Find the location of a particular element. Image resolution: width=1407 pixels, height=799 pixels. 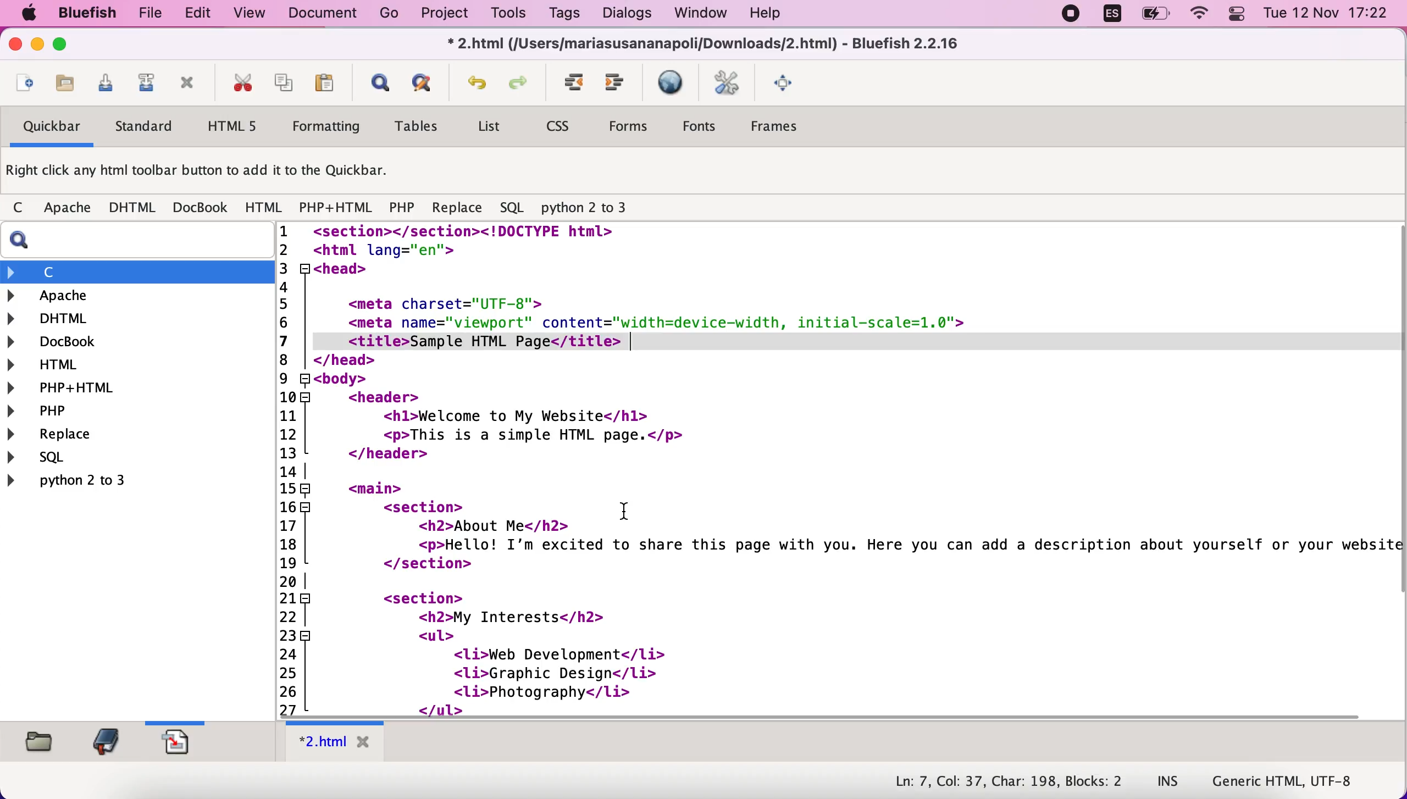

standard is located at coordinates (152, 124).